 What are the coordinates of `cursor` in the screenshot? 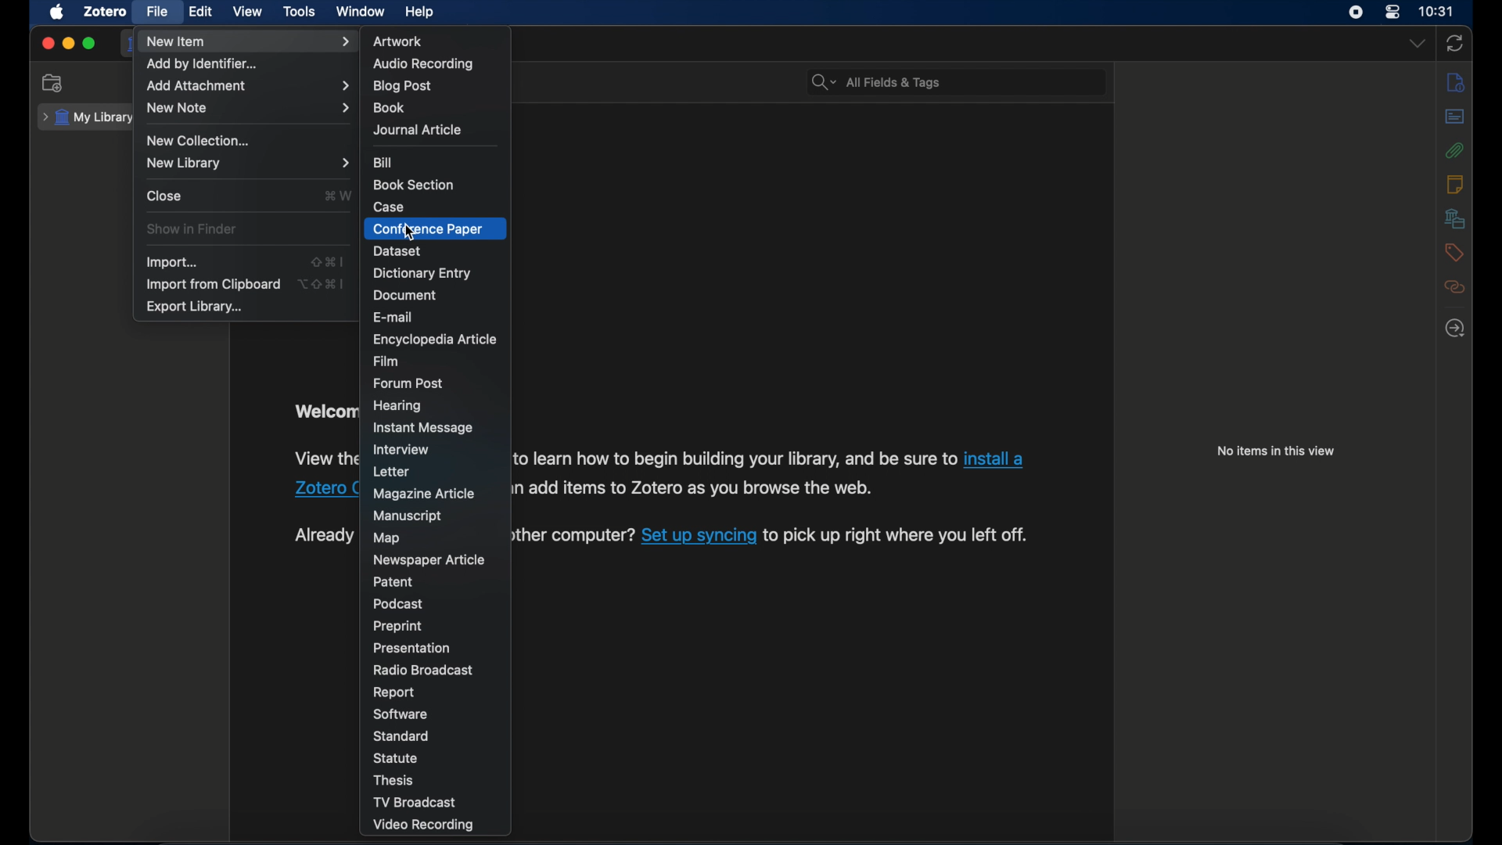 It's located at (410, 232).